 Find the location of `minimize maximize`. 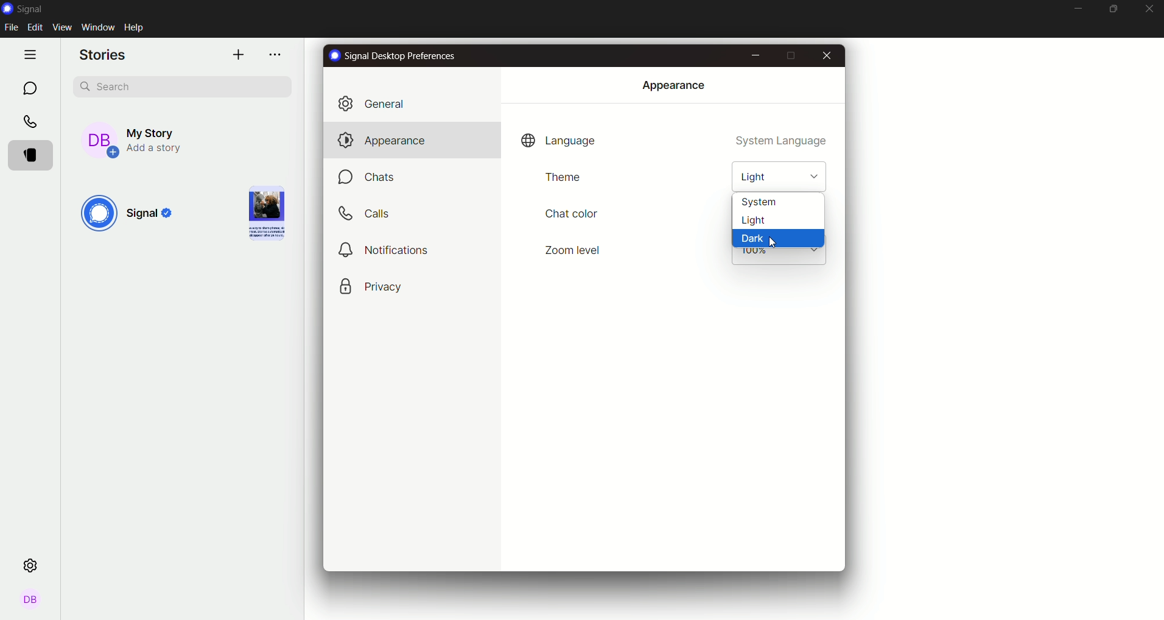

minimize maximize is located at coordinates (1114, 9).